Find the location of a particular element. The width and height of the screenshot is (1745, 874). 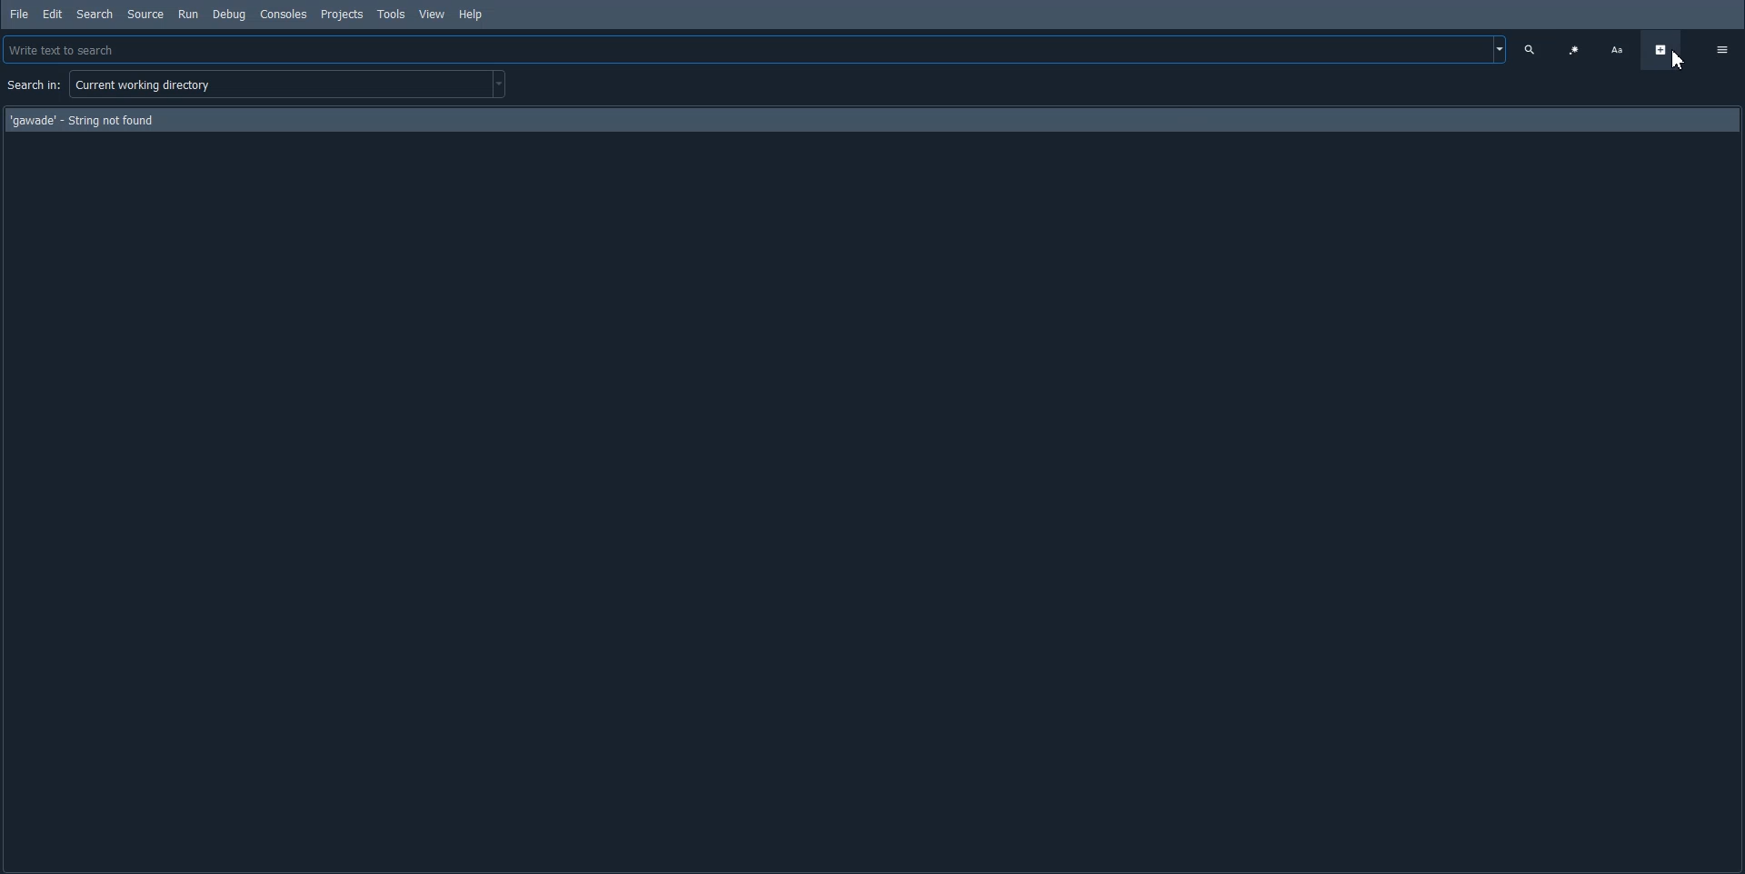

Current working directory is located at coordinates (293, 88).